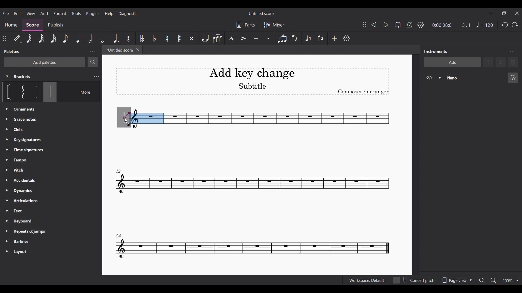 This screenshot has width=522, height=293. What do you see at coordinates (28, 181) in the screenshot?
I see `Other palette options` at bounding box center [28, 181].